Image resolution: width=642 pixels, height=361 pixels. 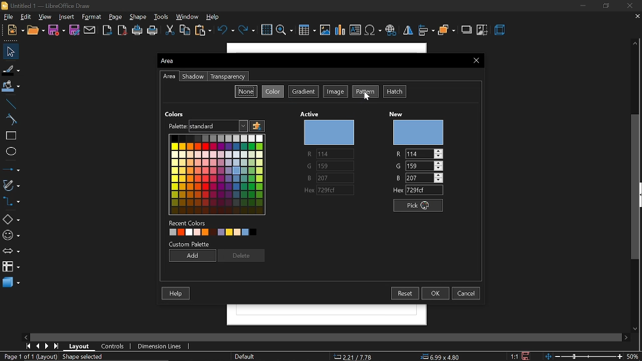 What do you see at coordinates (56, 345) in the screenshot?
I see `go to last page` at bounding box center [56, 345].